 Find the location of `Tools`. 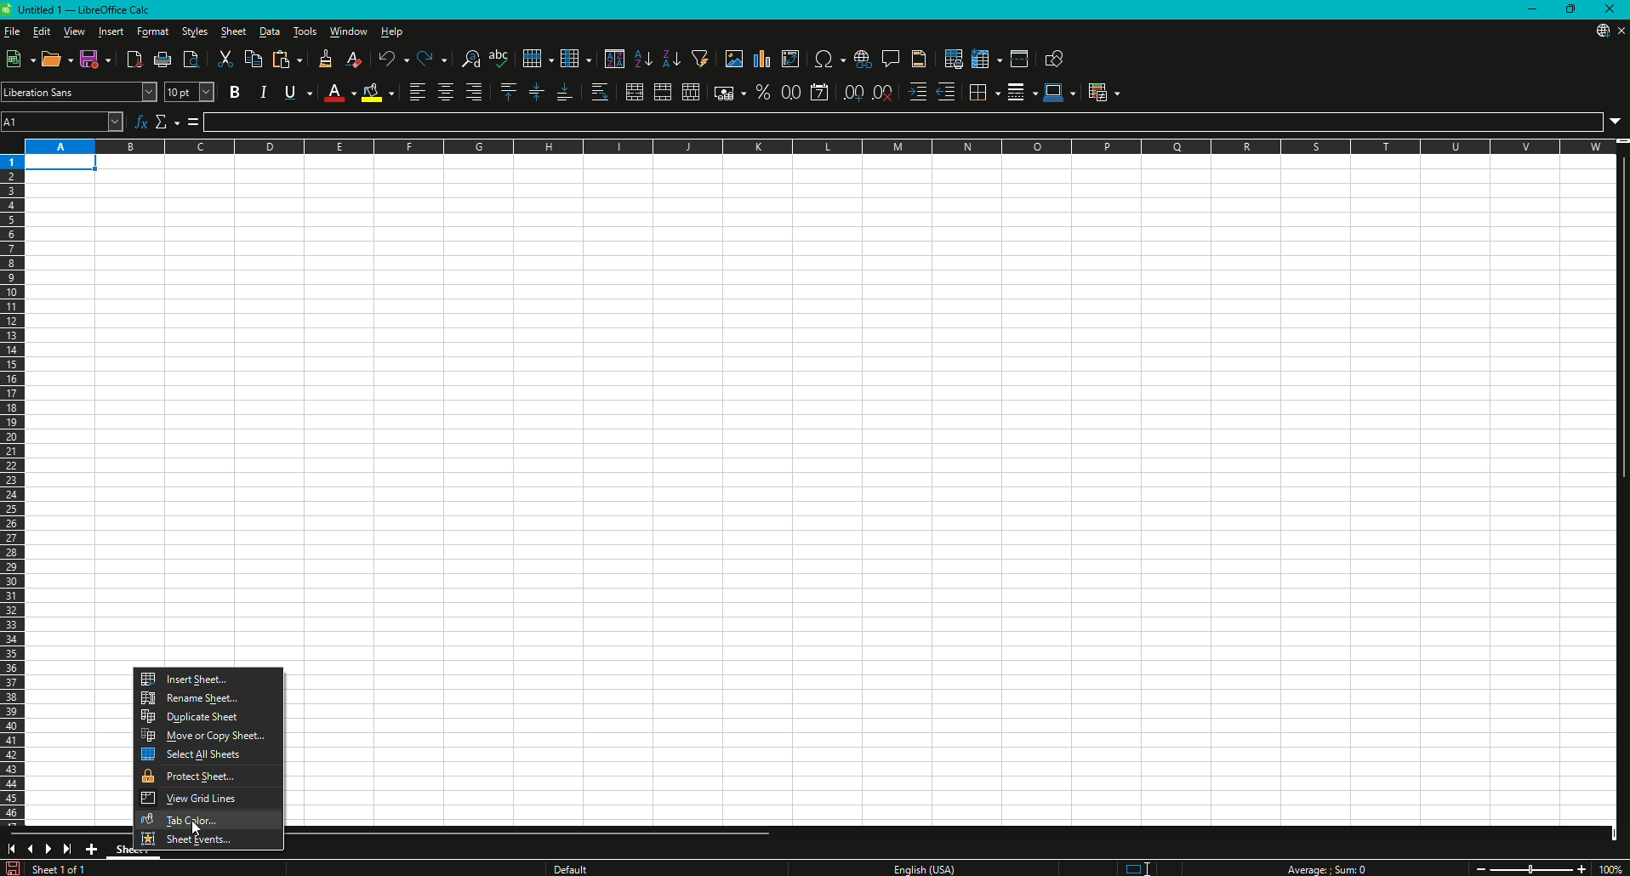

Tools is located at coordinates (305, 31).